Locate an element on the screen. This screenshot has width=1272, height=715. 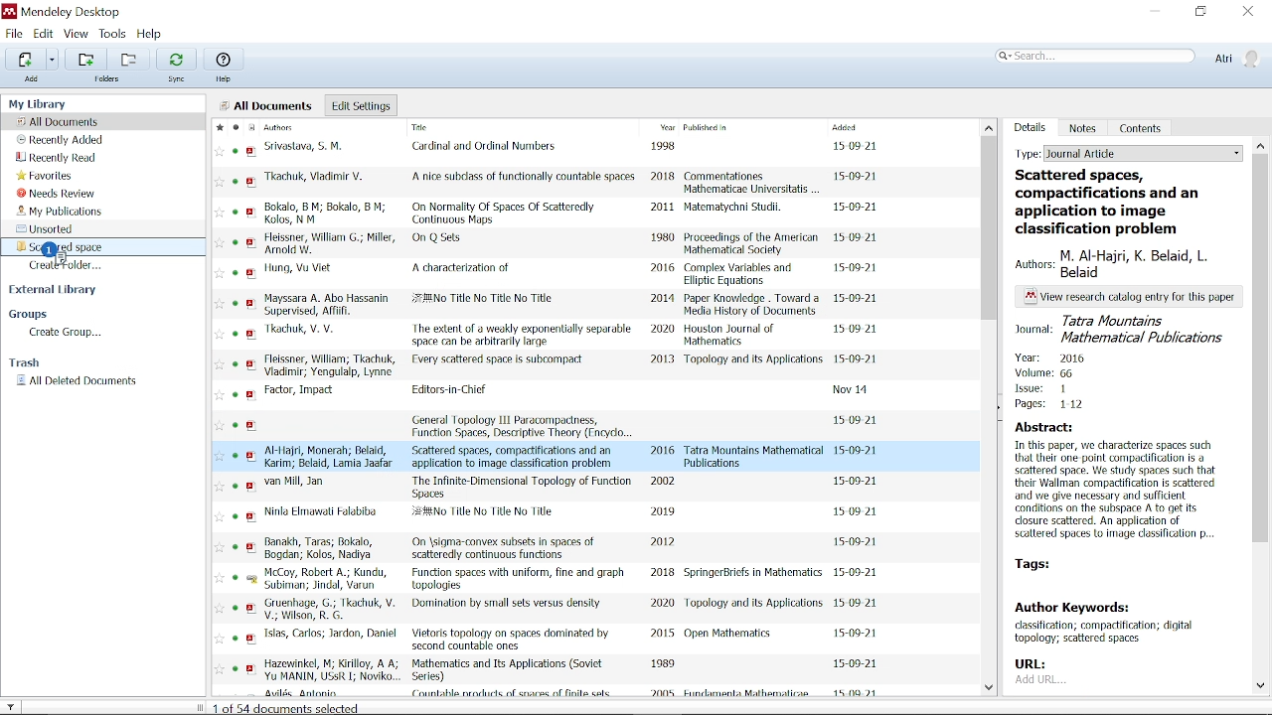
Tools is located at coordinates (113, 34).